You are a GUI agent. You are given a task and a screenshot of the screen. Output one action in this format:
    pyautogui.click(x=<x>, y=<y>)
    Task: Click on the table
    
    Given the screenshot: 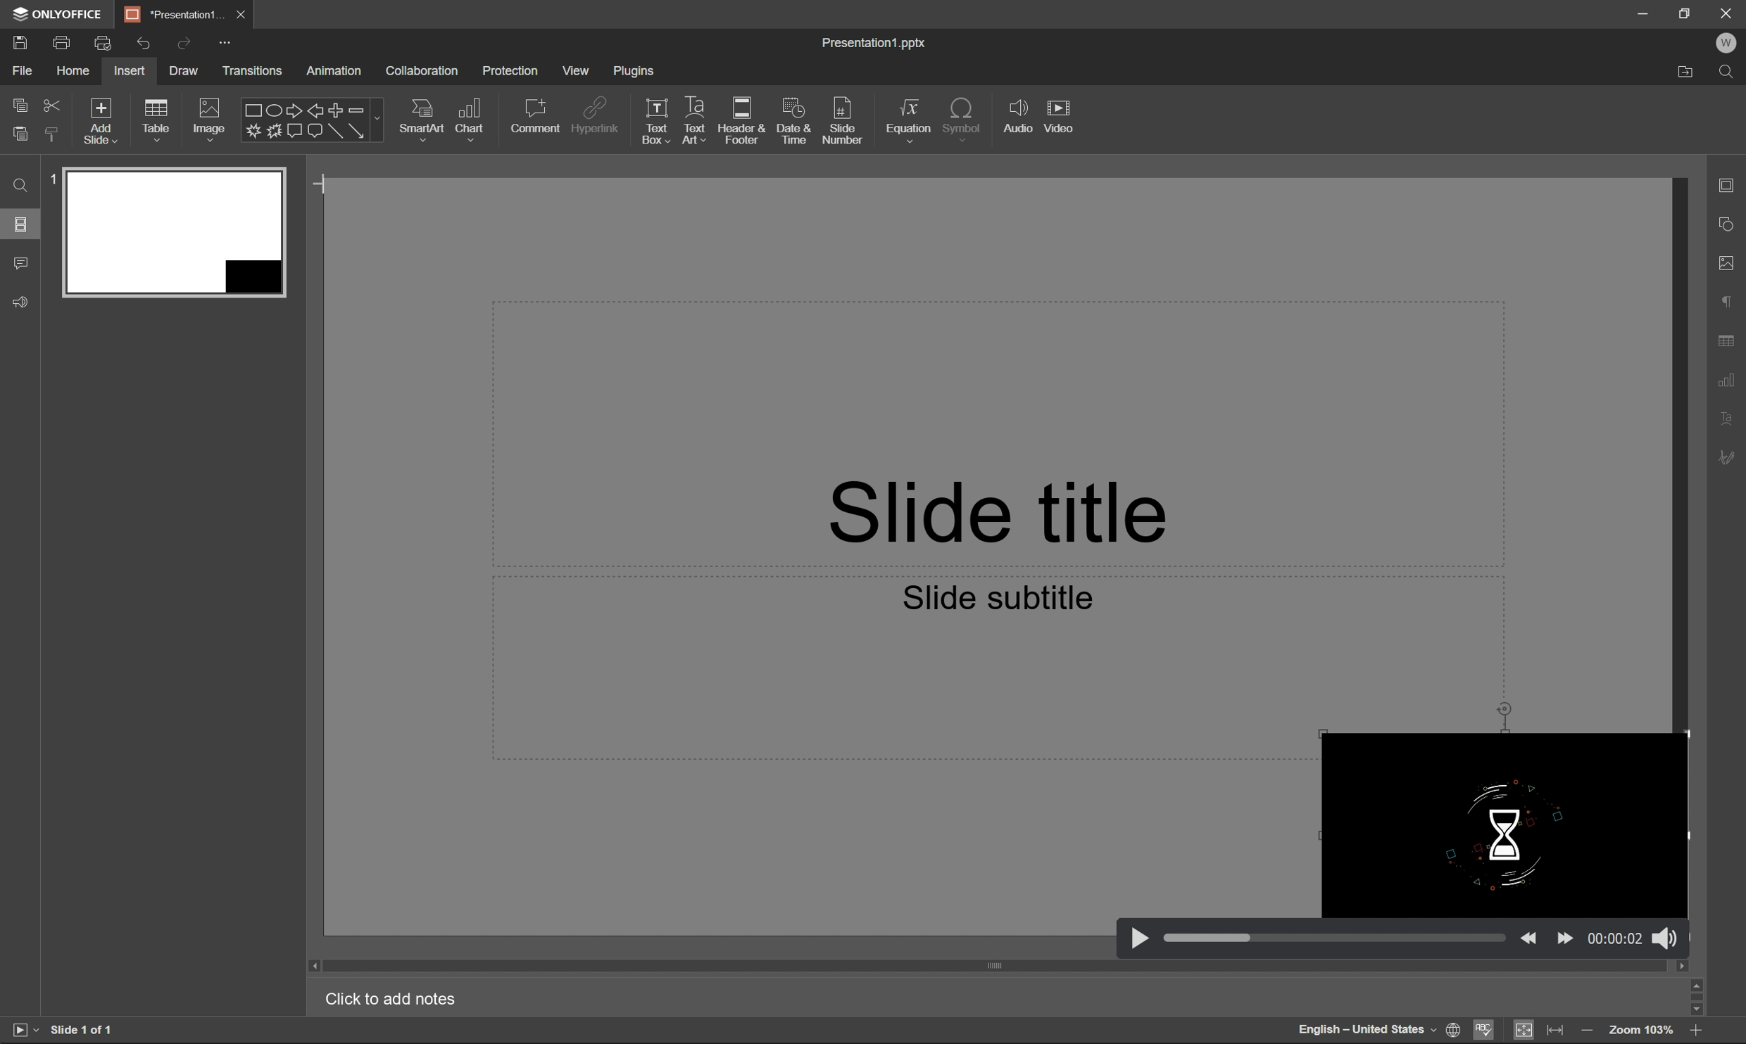 What is the action you would take?
    pyautogui.click(x=161, y=121)
    